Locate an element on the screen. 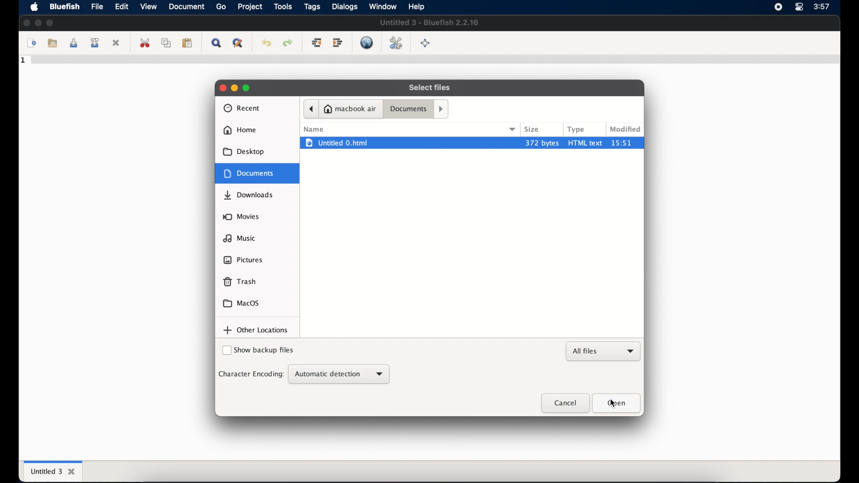  minimize is located at coordinates (234, 88).